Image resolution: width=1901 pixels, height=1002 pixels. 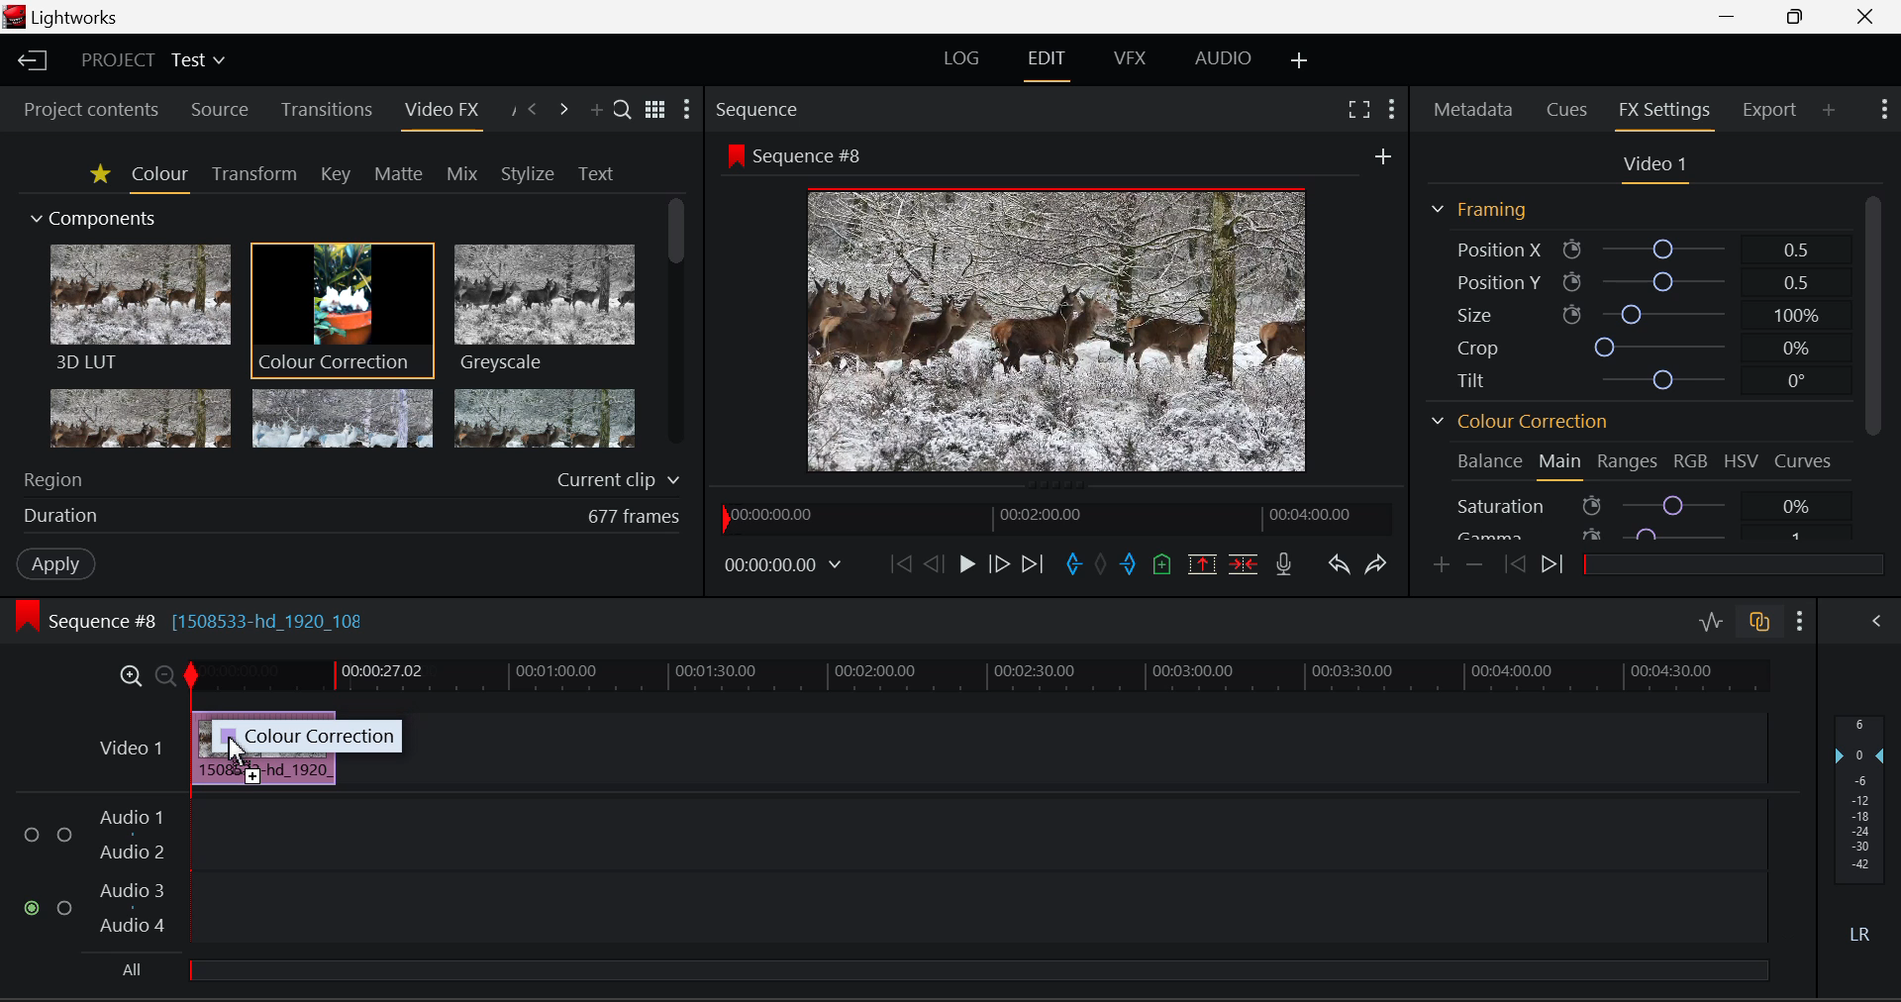 I want to click on Source, so click(x=221, y=109).